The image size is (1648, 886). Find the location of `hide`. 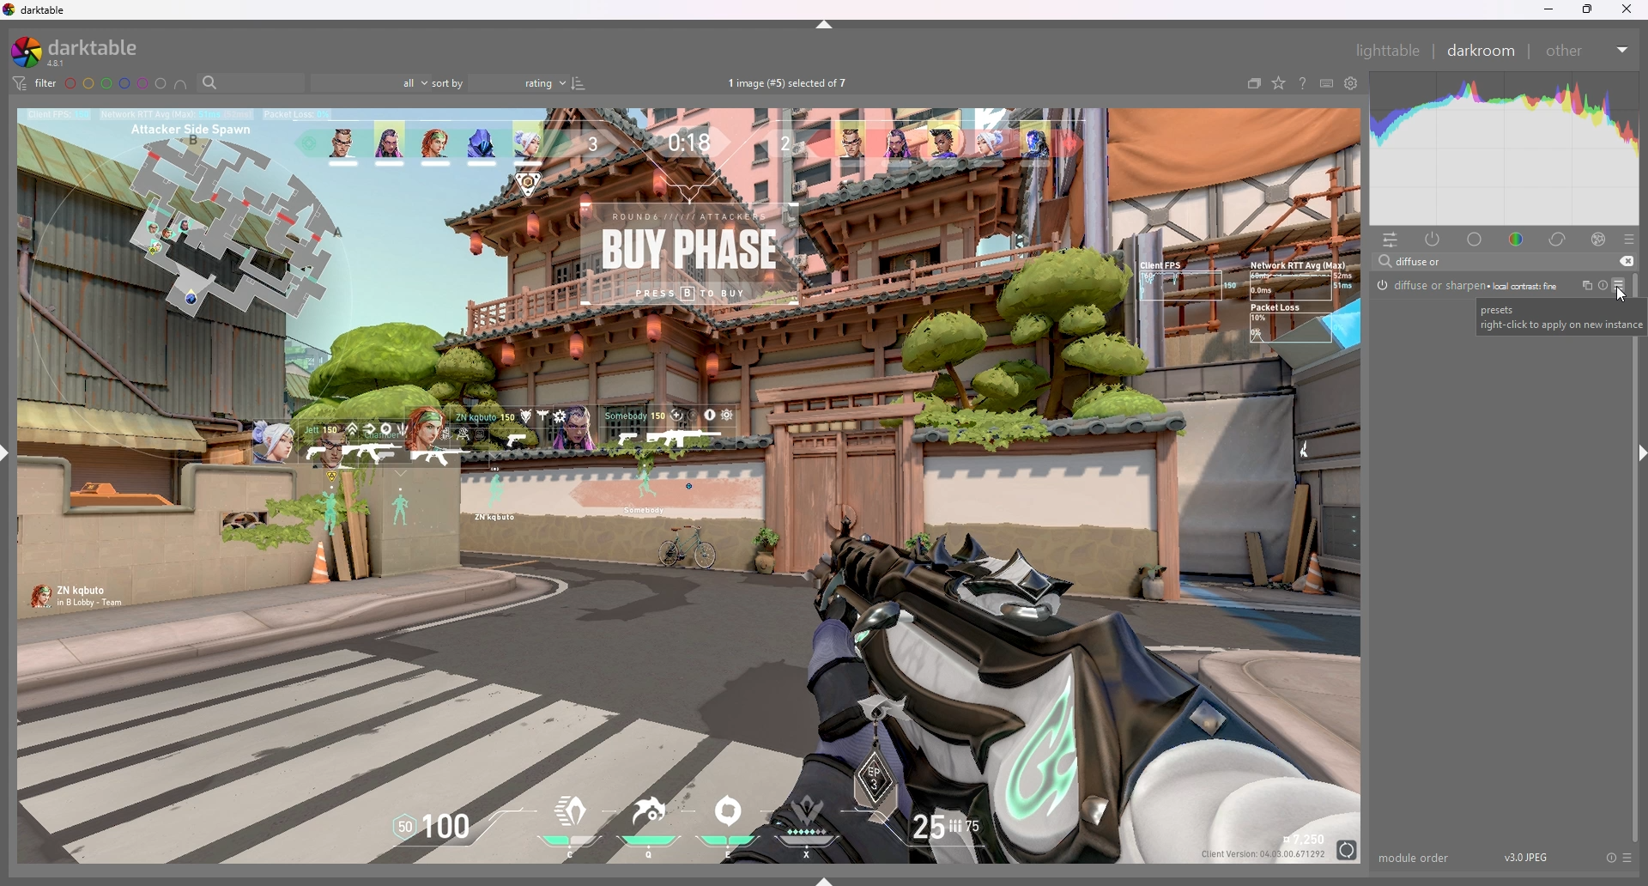

hide is located at coordinates (1638, 455).